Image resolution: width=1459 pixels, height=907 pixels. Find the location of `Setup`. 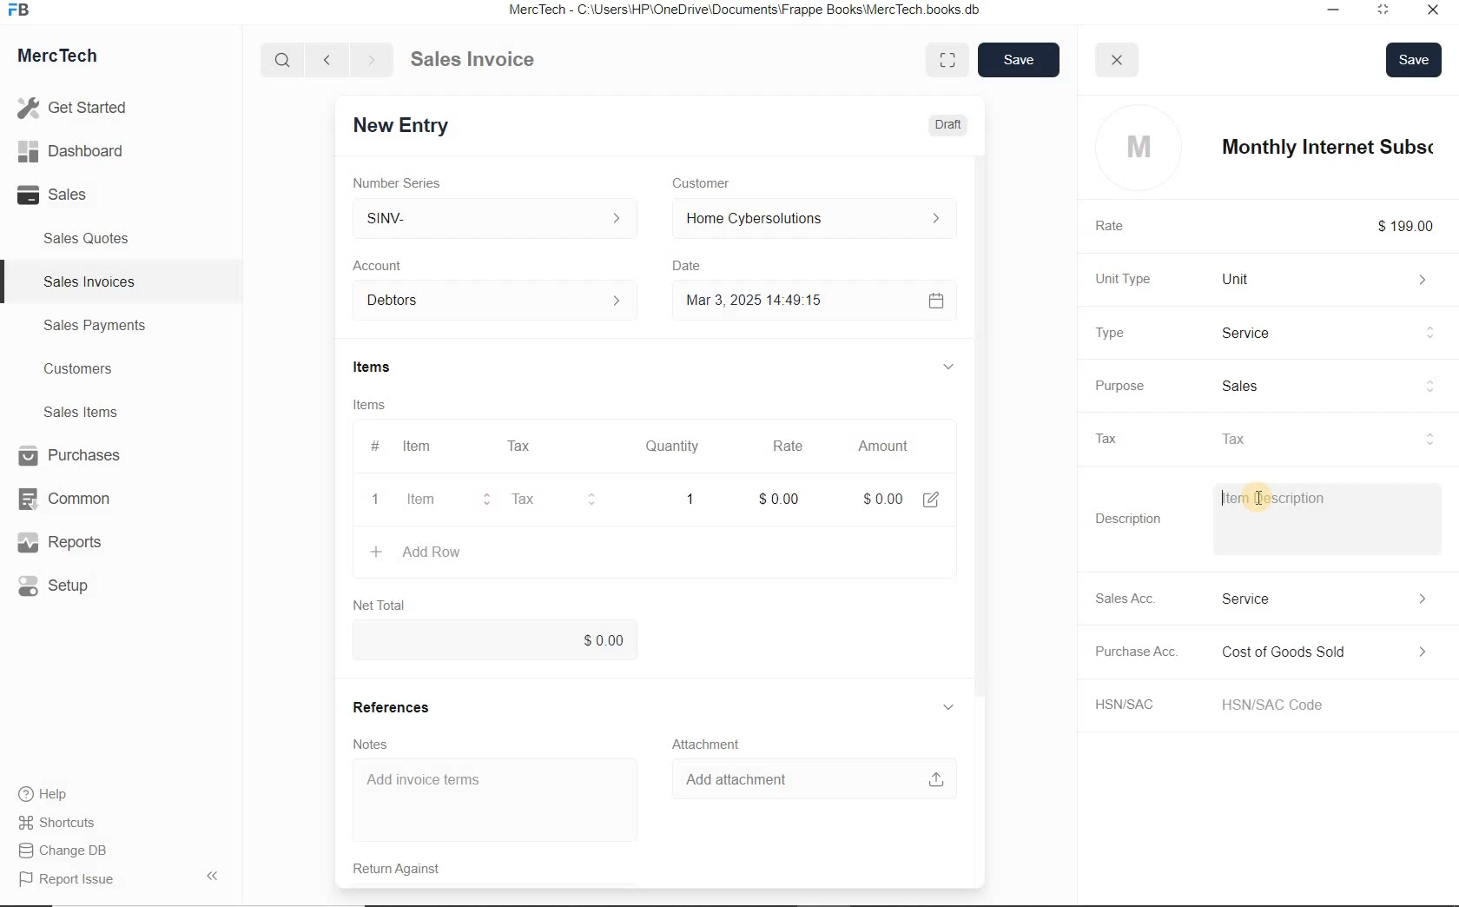

Setup is located at coordinates (73, 586).